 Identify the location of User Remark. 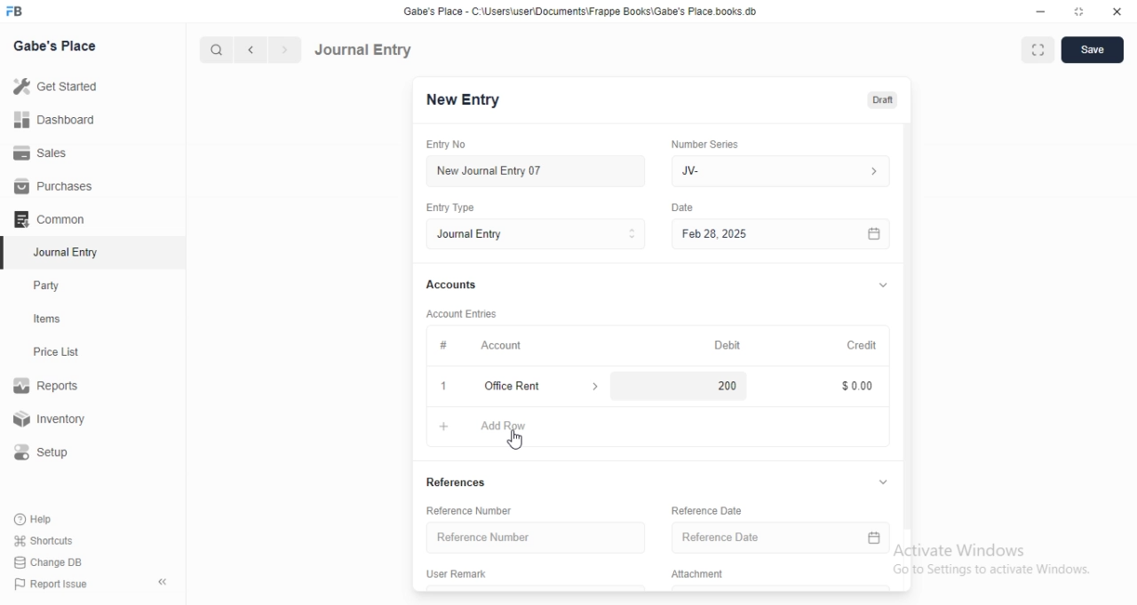
(459, 576).